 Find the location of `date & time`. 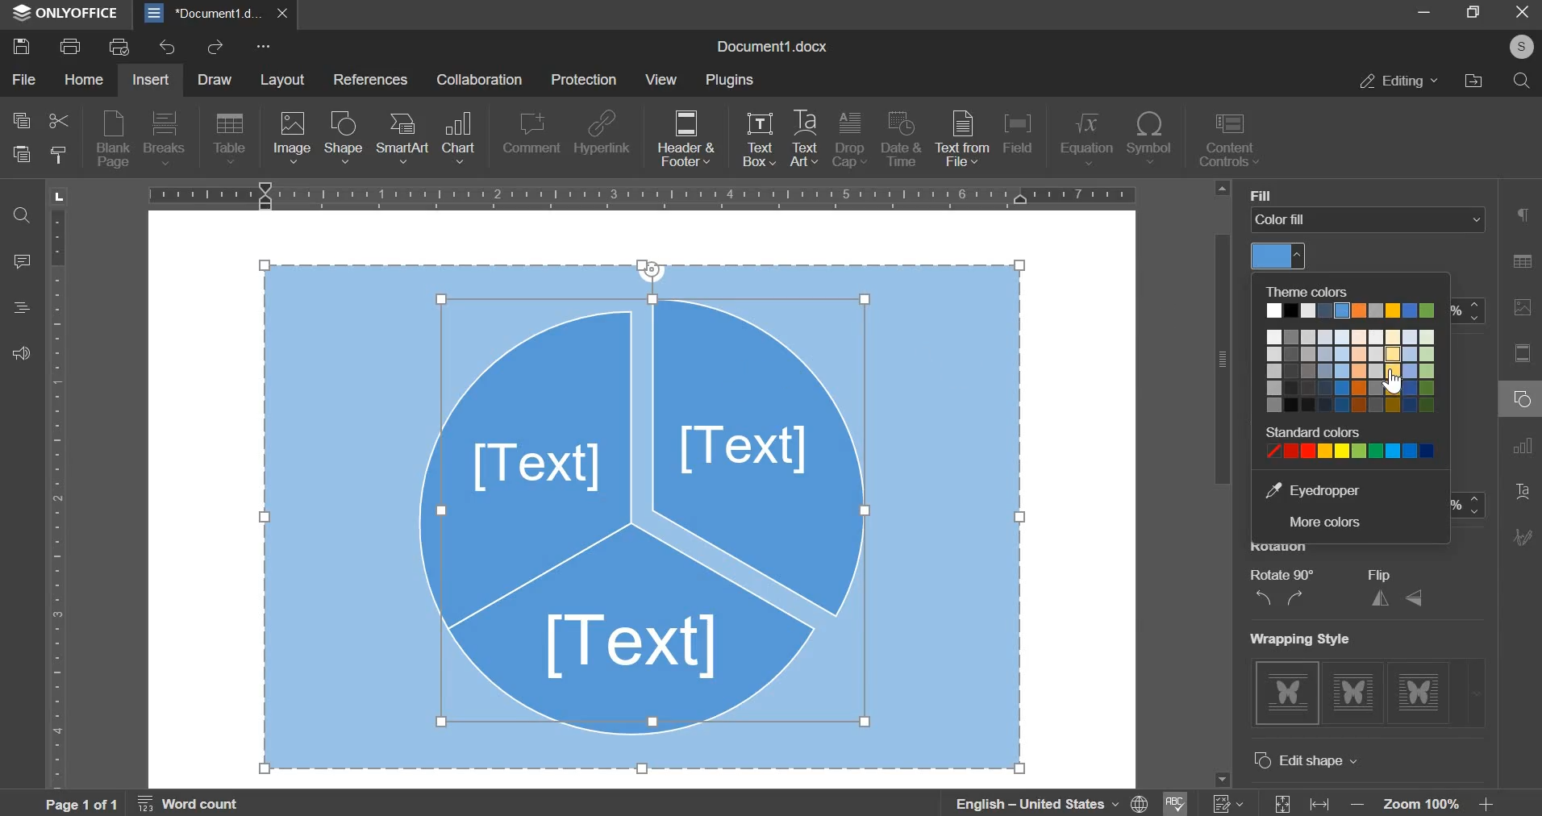

date & time is located at coordinates (901, 138).